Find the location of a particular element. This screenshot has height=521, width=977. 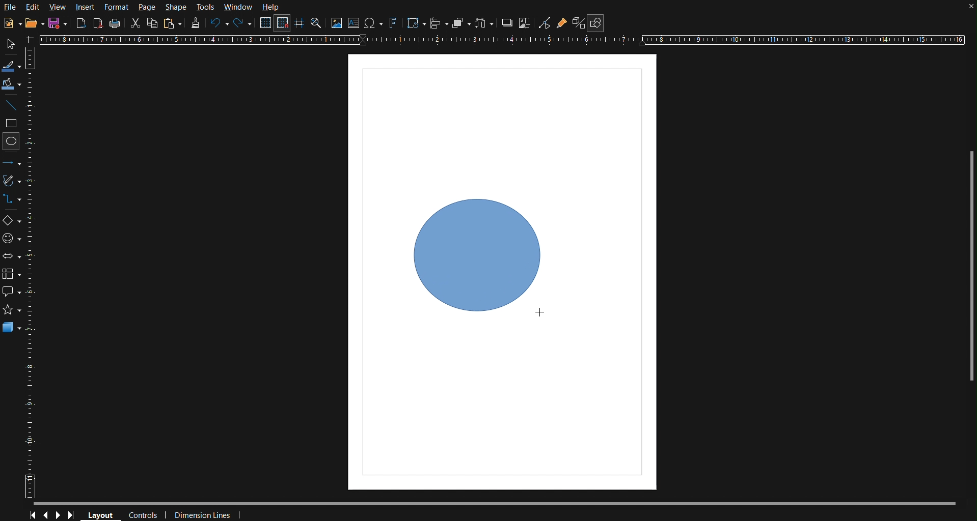

Flowchart is located at coordinates (12, 275).